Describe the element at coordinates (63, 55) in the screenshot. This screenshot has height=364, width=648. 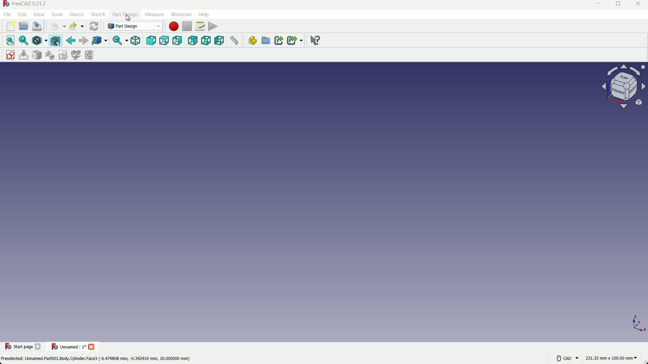
I see `validate sketch` at that location.